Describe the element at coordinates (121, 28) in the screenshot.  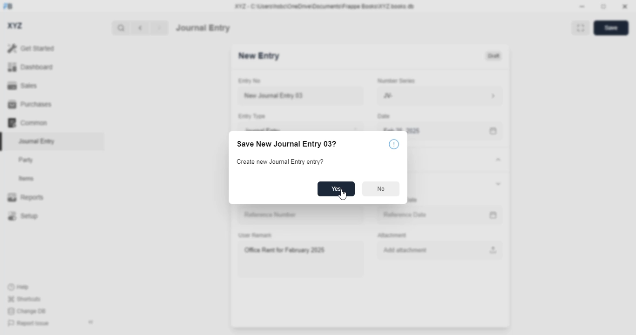
I see `search` at that location.